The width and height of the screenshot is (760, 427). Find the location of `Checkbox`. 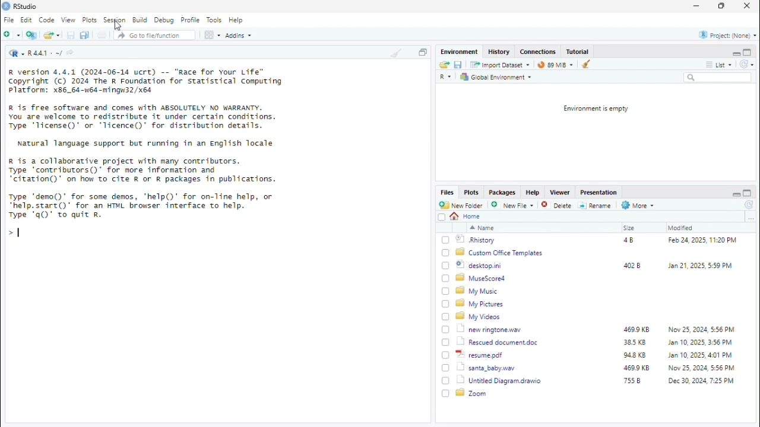

Checkbox is located at coordinates (446, 343).